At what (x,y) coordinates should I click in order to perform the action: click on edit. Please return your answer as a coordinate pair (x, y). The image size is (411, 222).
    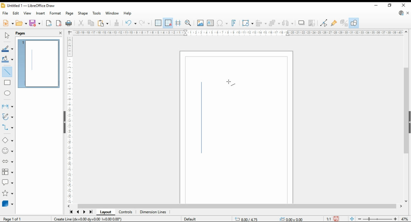
    Looking at the image, I should click on (16, 13).